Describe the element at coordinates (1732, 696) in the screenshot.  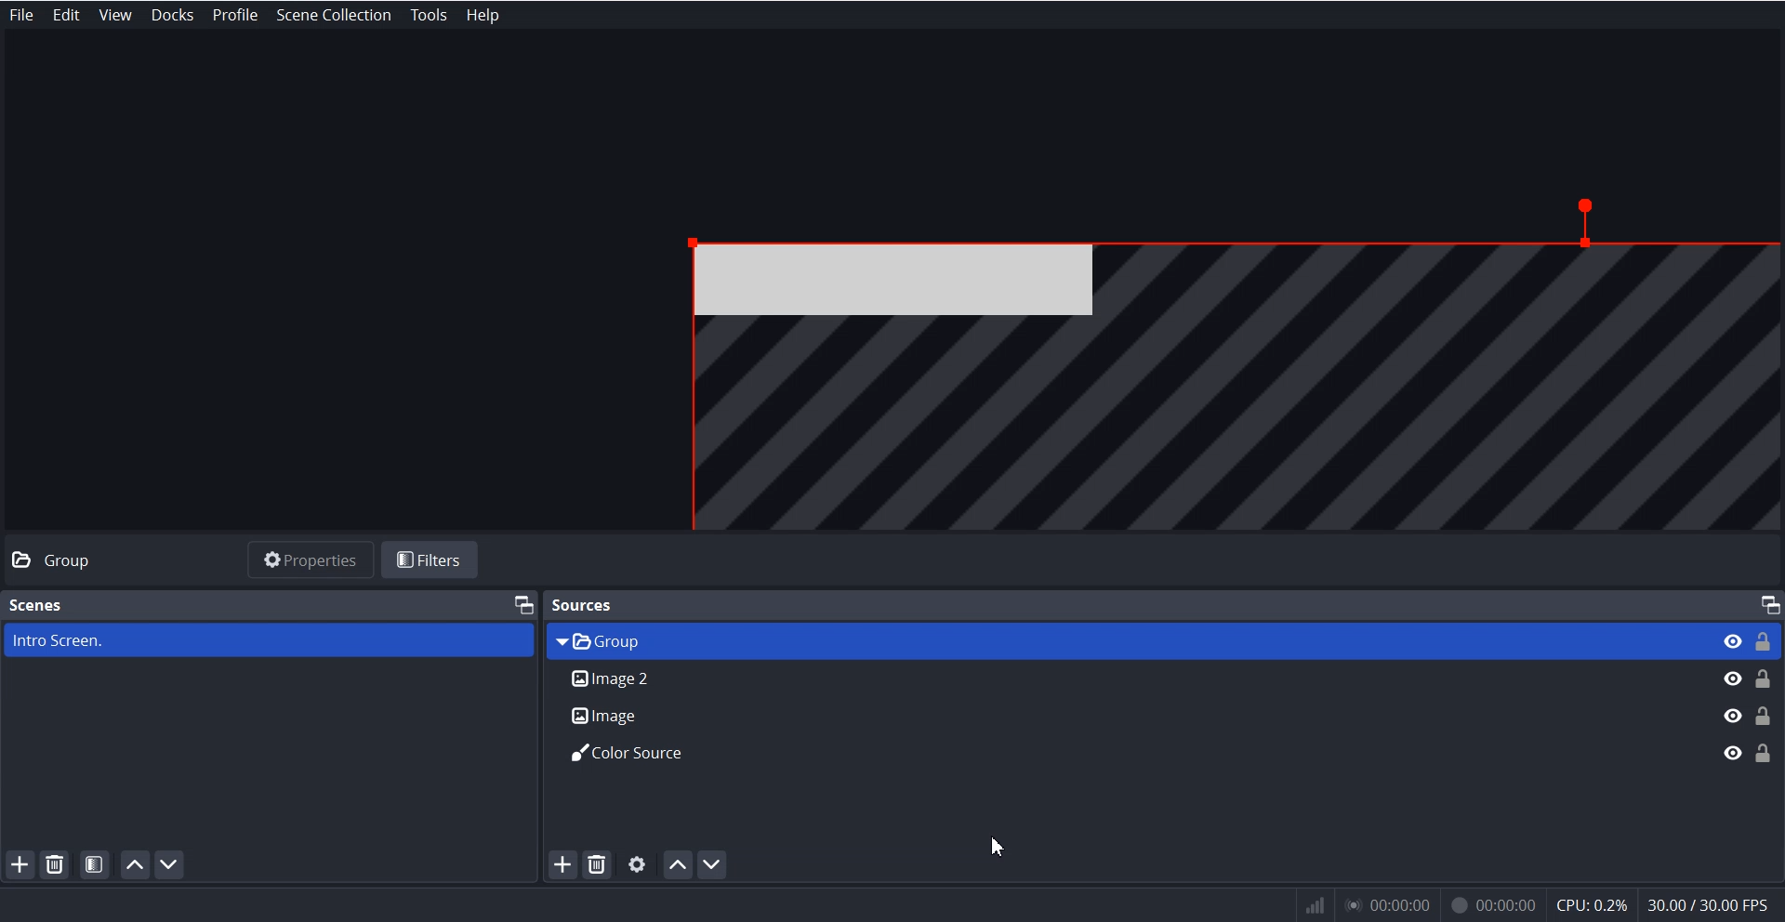
I see `Eye` at that location.